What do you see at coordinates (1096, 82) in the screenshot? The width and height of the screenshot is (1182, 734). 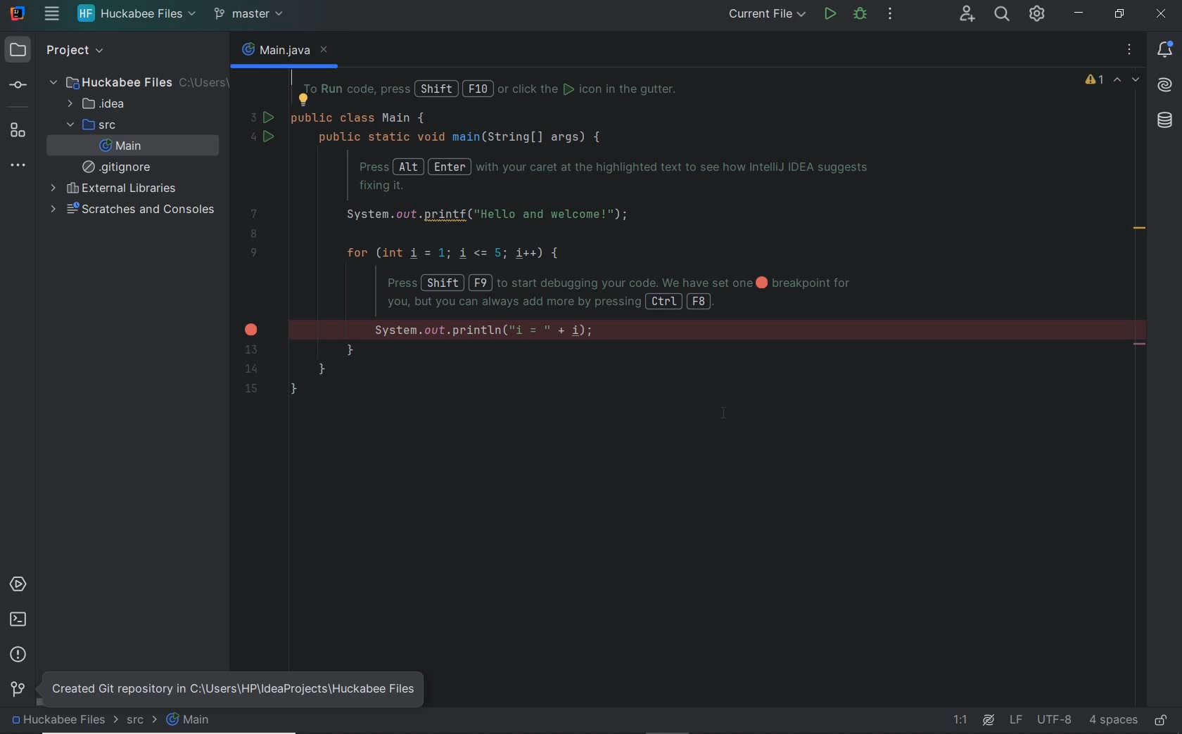 I see `1 warning` at bounding box center [1096, 82].